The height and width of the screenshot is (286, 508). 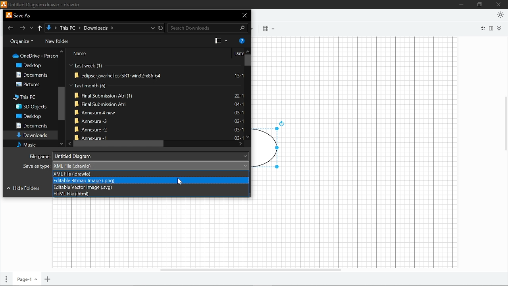 What do you see at coordinates (462, 4) in the screenshot?
I see `minimize` at bounding box center [462, 4].